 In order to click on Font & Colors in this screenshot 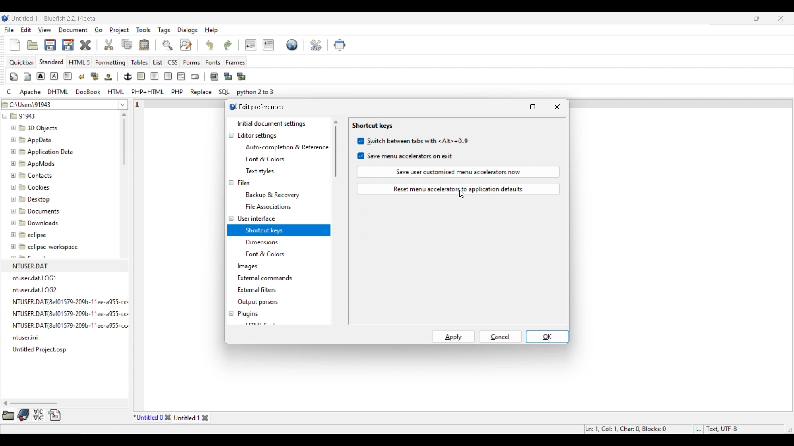, I will do `click(265, 159)`.